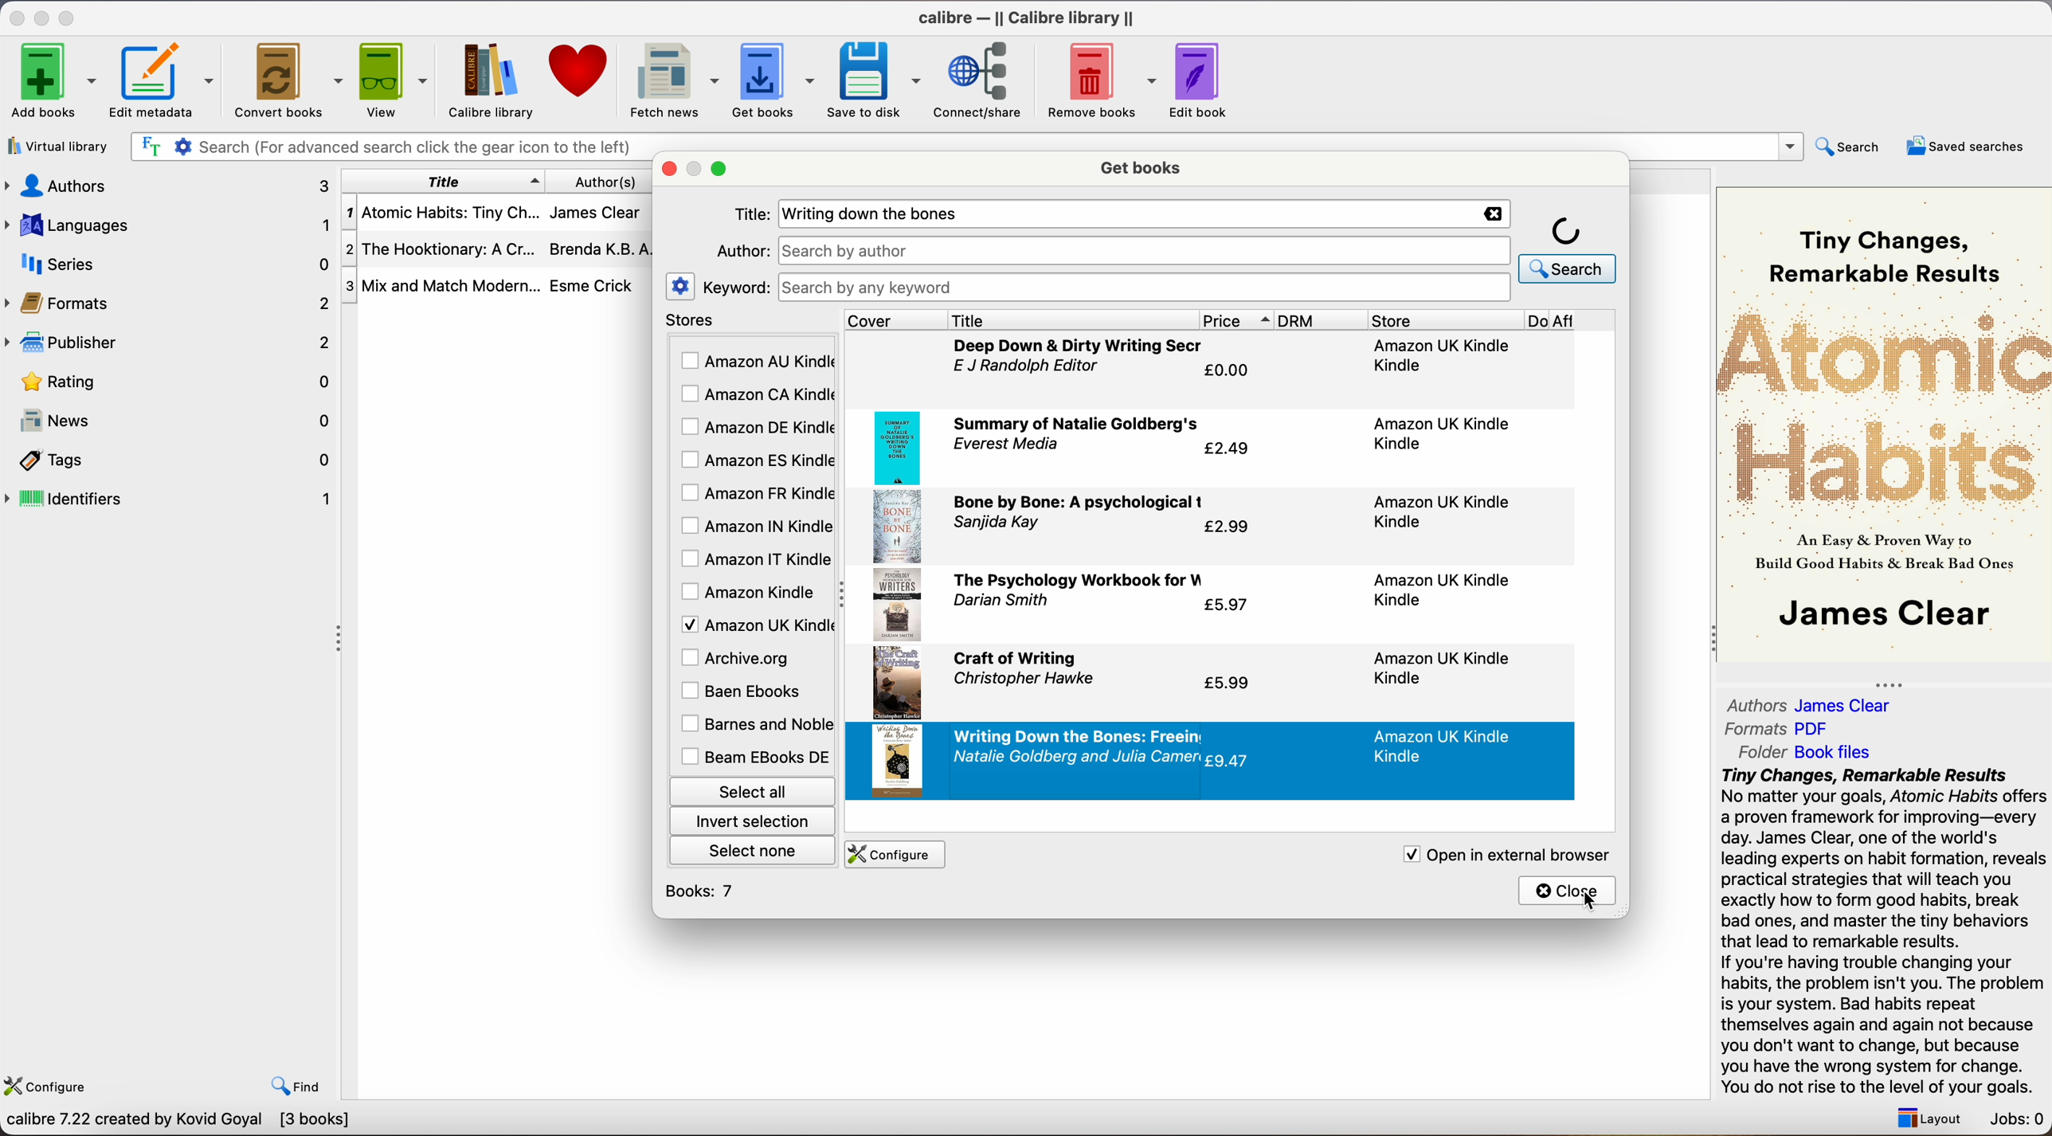 The height and width of the screenshot is (1136, 2052). Describe the element at coordinates (1081, 346) in the screenshot. I see `deep down & Dirty writing Secr` at that location.